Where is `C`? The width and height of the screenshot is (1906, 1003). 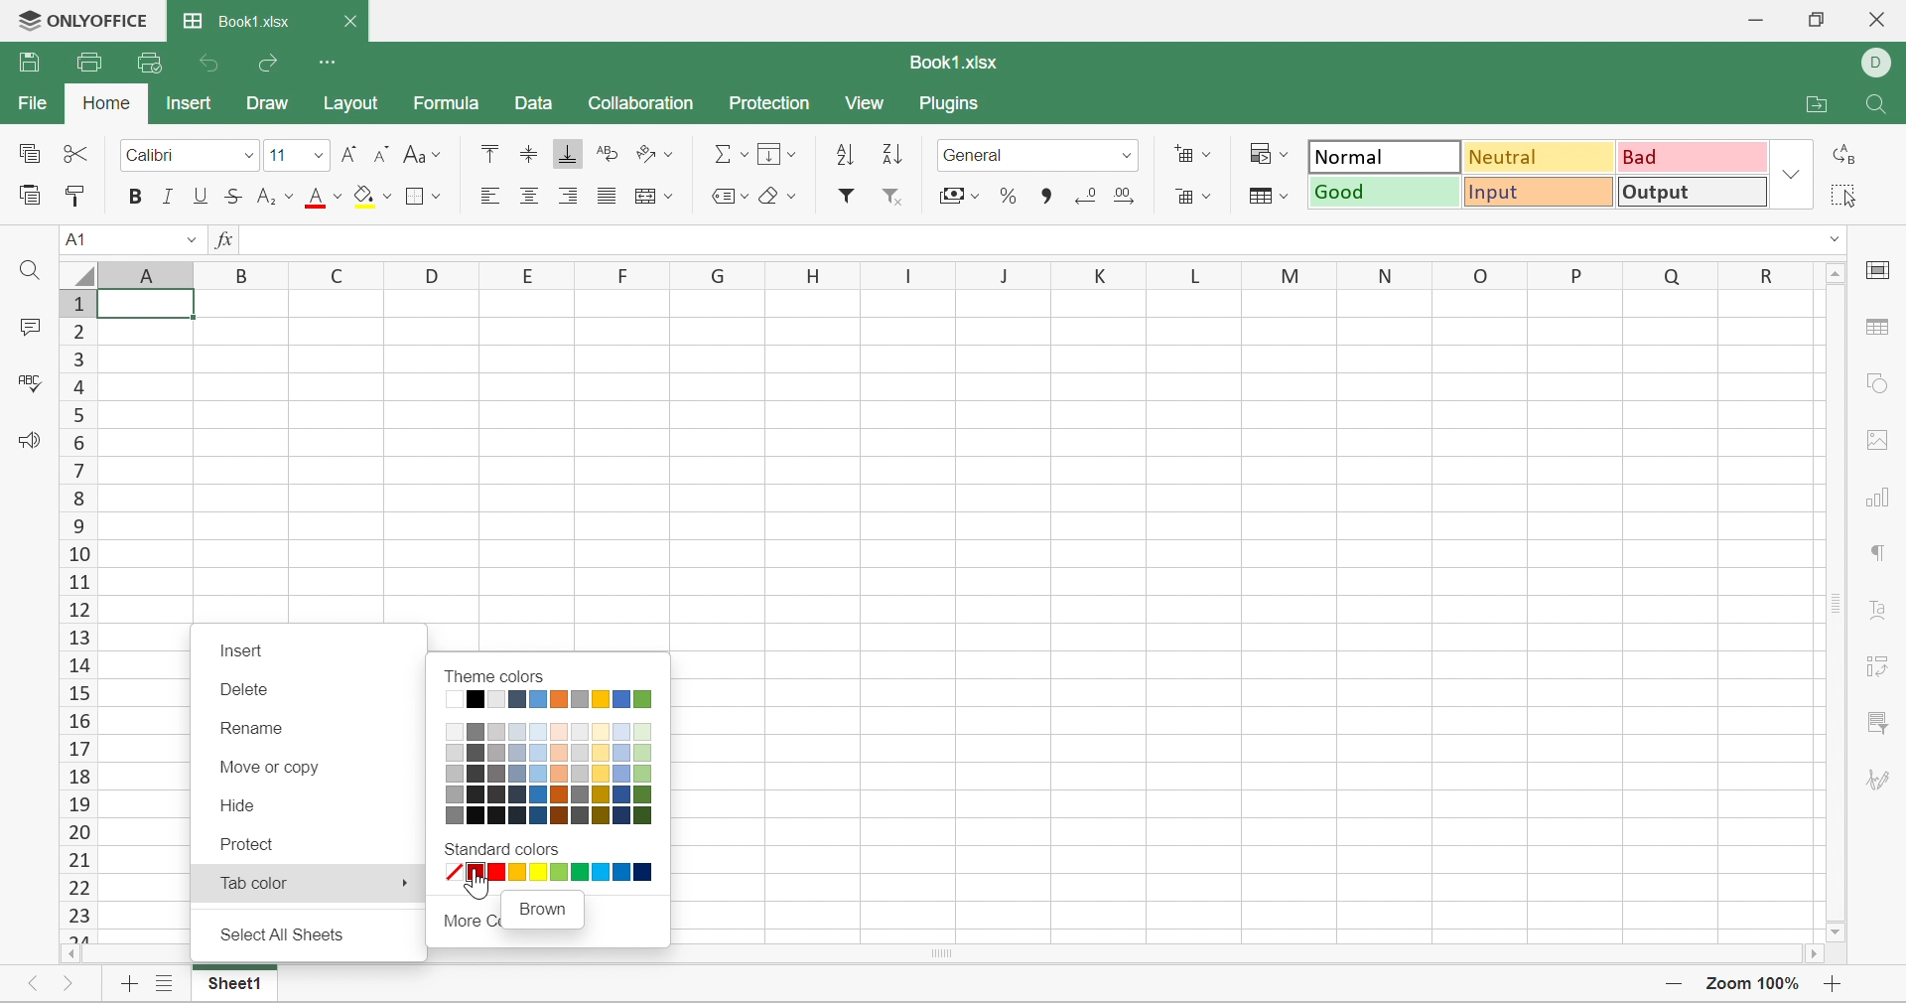 C is located at coordinates (340, 274).